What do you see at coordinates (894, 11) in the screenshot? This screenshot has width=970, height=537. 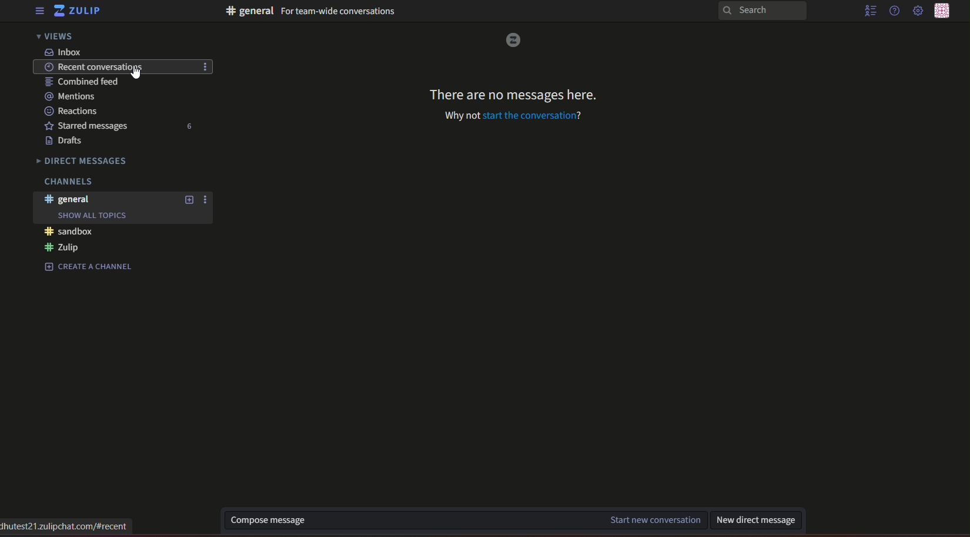 I see `help menu` at bounding box center [894, 11].